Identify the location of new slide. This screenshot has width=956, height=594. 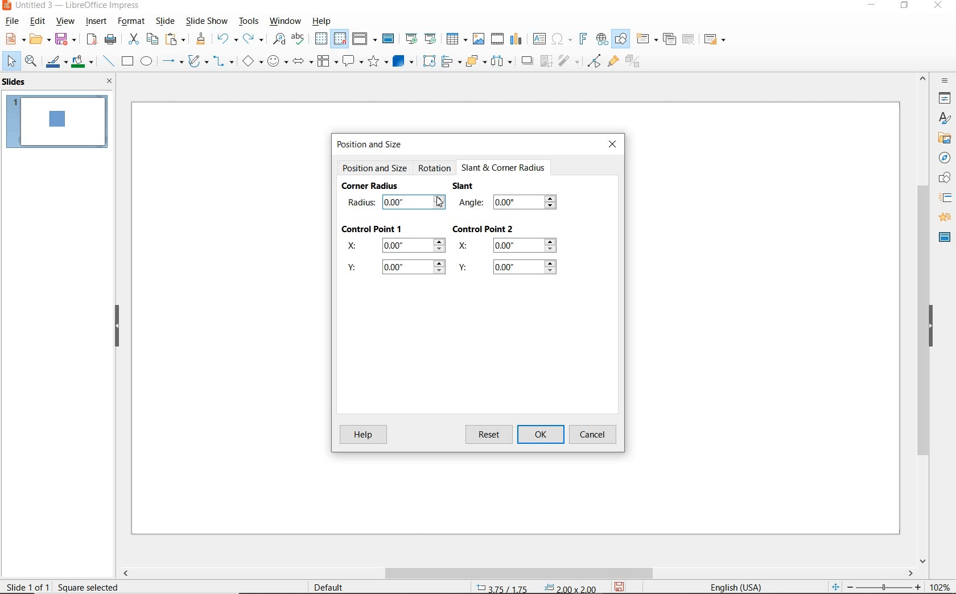
(647, 41).